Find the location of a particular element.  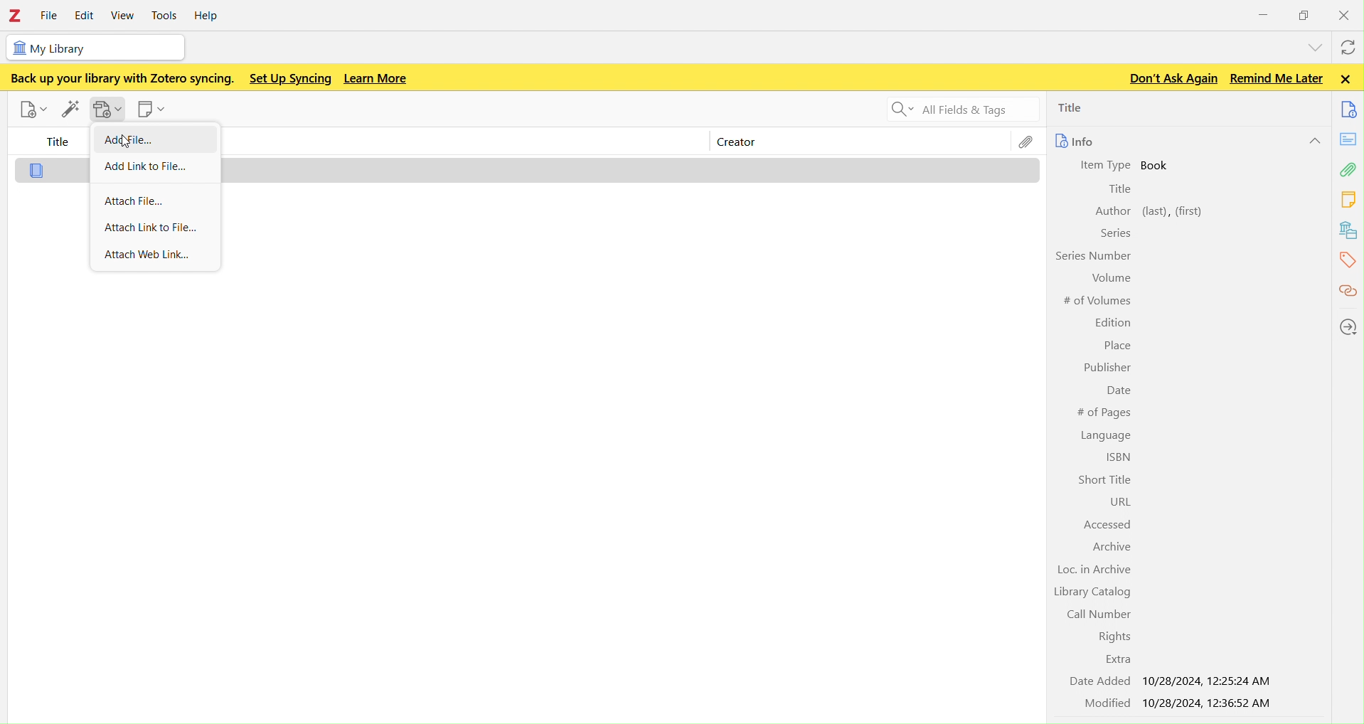

book is located at coordinates (1163, 166).